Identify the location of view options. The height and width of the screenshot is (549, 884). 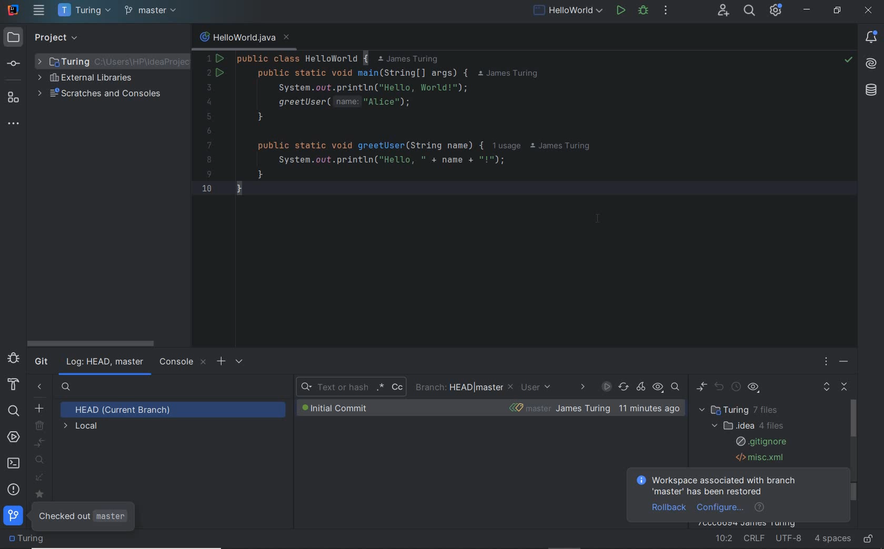
(754, 389).